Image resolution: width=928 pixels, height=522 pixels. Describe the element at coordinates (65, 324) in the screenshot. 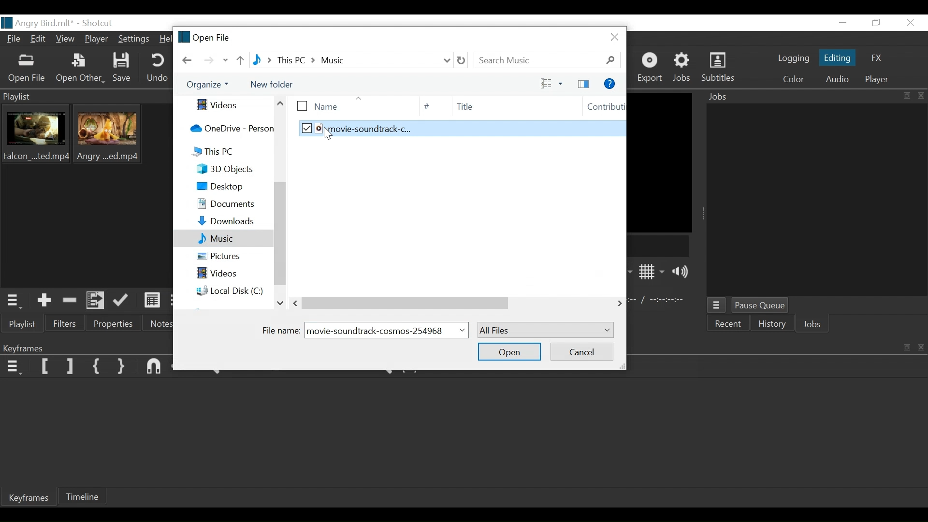

I see `Filter` at that location.